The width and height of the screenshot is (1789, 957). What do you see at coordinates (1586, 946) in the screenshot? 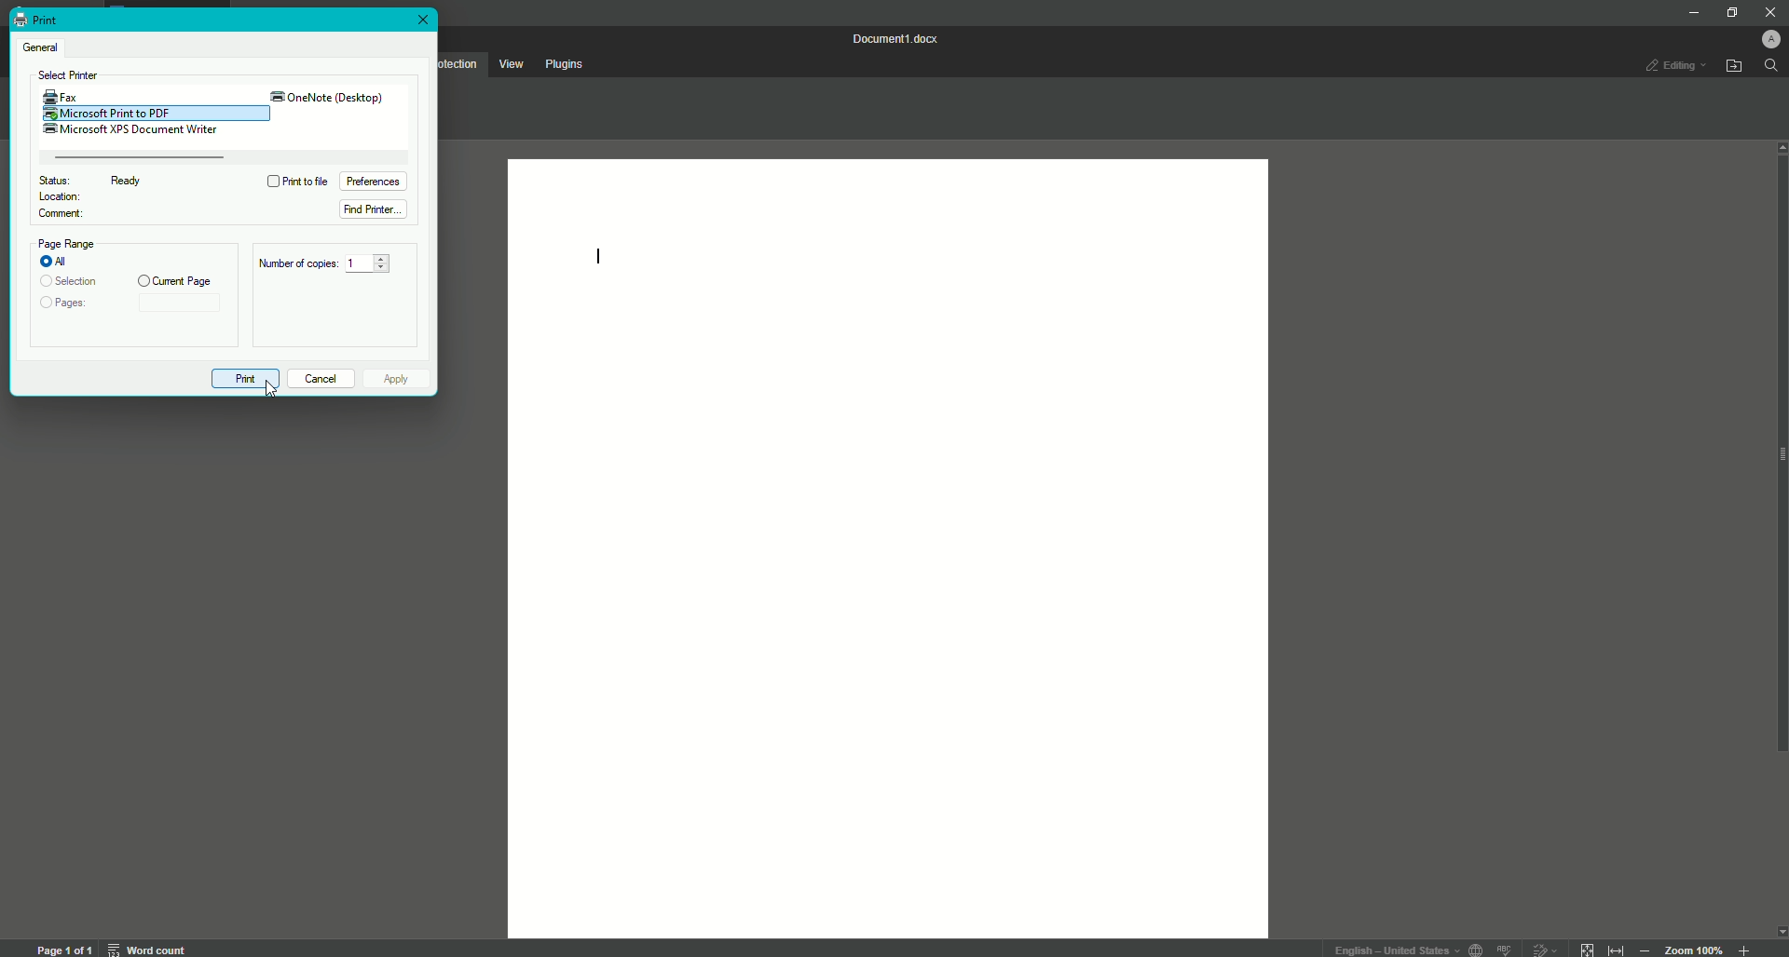
I see `fit to page` at bounding box center [1586, 946].